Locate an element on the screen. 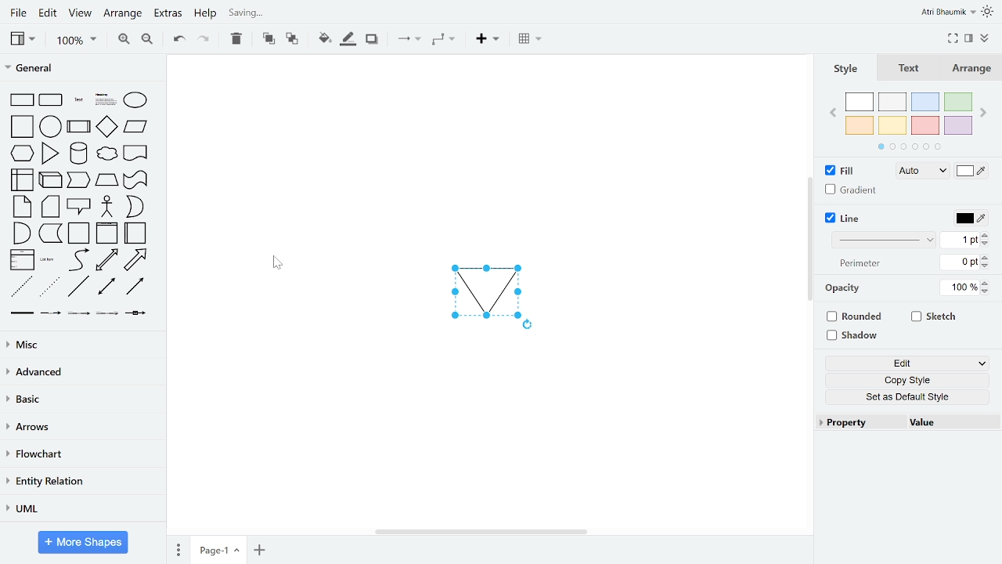 This screenshot has width=1002, height=564. to front is located at coordinates (267, 38).